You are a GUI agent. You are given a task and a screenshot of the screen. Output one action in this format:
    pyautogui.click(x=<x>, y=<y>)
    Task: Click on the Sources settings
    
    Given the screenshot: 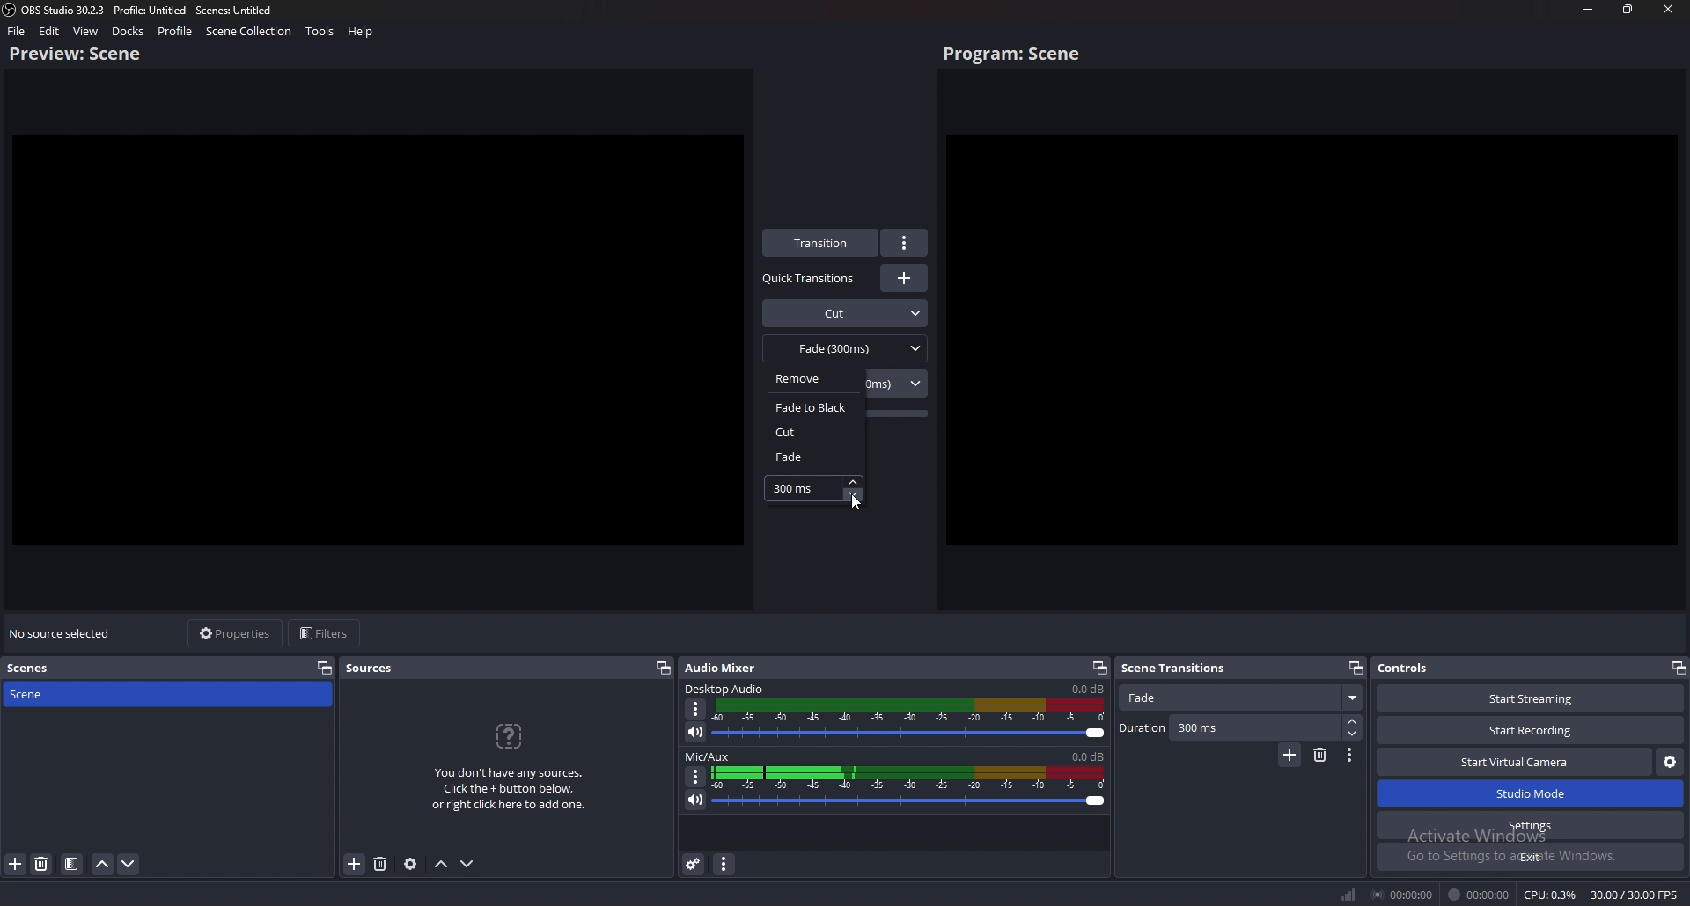 What is the action you would take?
    pyautogui.click(x=411, y=864)
    